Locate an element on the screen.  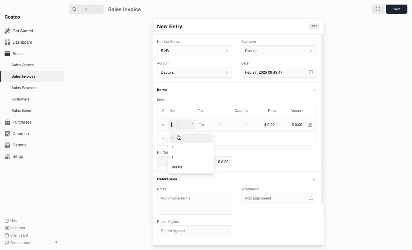
Rate is located at coordinates (272, 111).